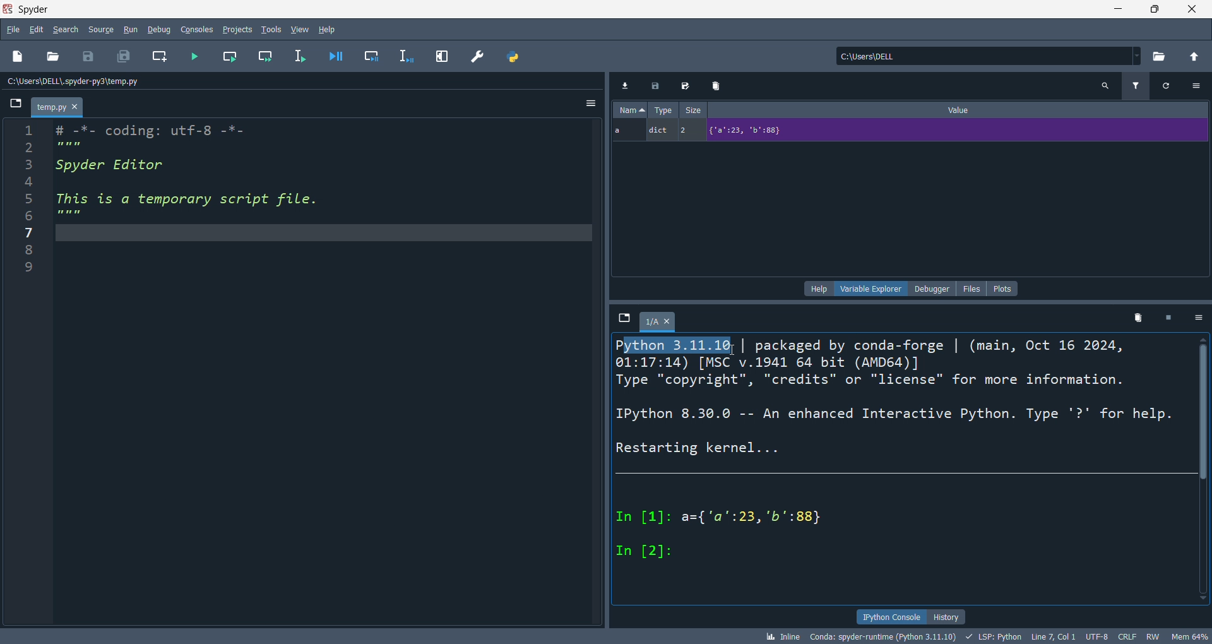  What do you see at coordinates (870, 289) in the screenshot?
I see `variable explorer` at bounding box center [870, 289].